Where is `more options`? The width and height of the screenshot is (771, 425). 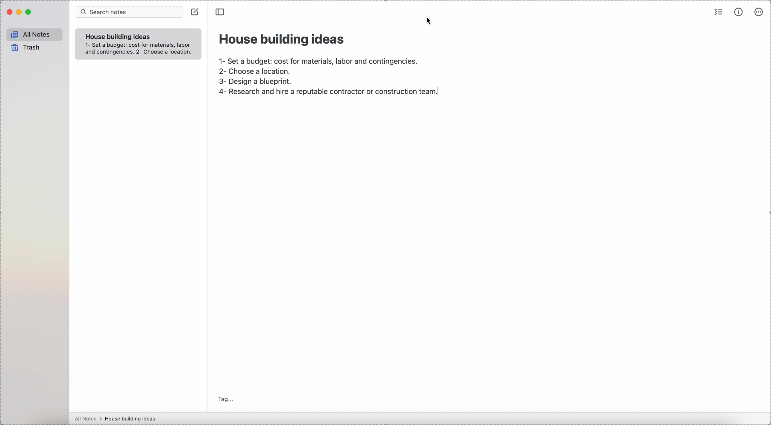
more options is located at coordinates (760, 12).